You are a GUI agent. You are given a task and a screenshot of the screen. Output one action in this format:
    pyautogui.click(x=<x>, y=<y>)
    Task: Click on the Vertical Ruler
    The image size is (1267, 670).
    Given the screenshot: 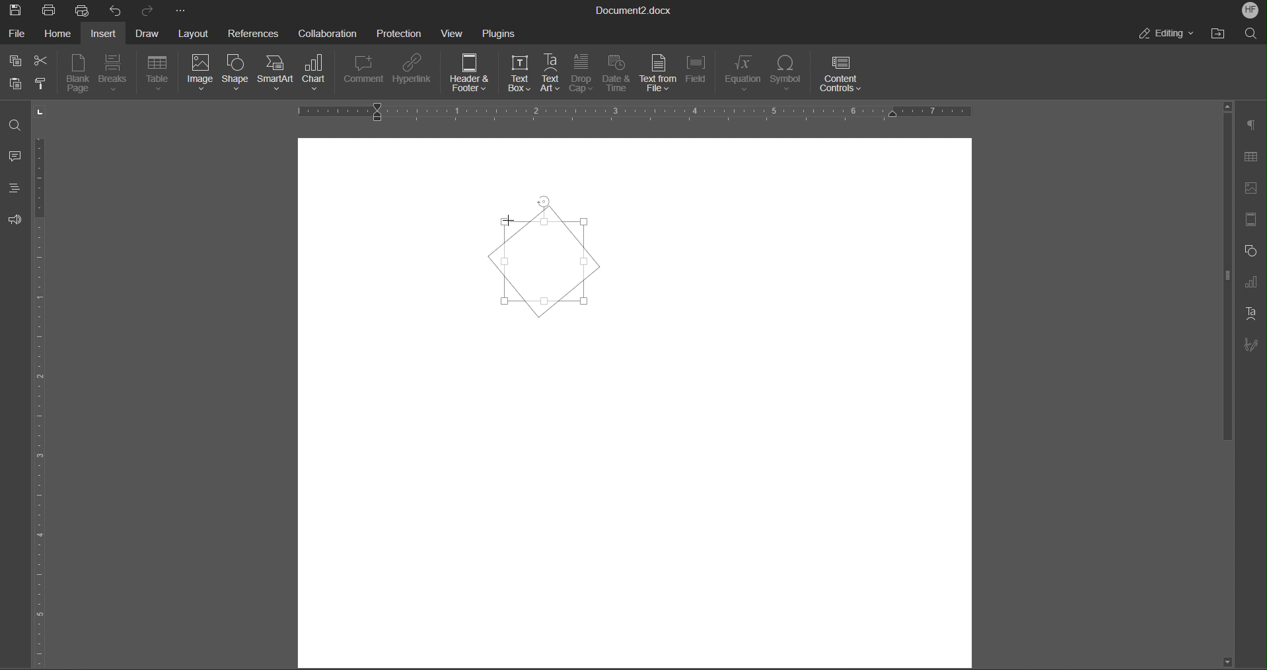 What is the action you would take?
    pyautogui.click(x=42, y=397)
    